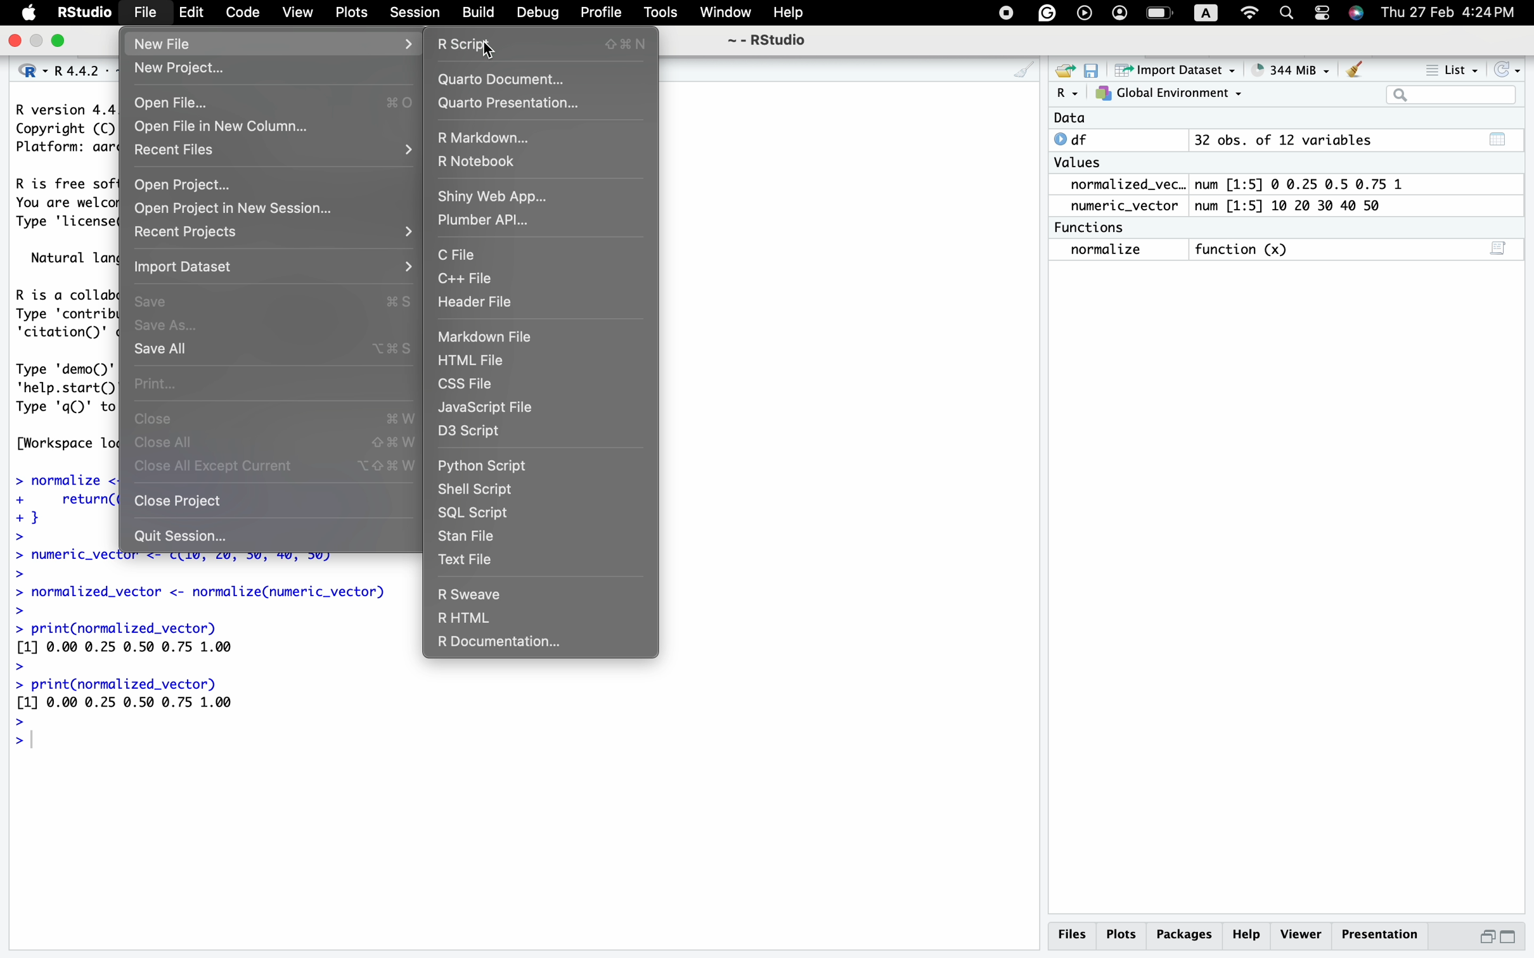 This screenshot has width=1534, height=958. What do you see at coordinates (192, 14) in the screenshot?
I see `Edit` at bounding box center [192, 14].